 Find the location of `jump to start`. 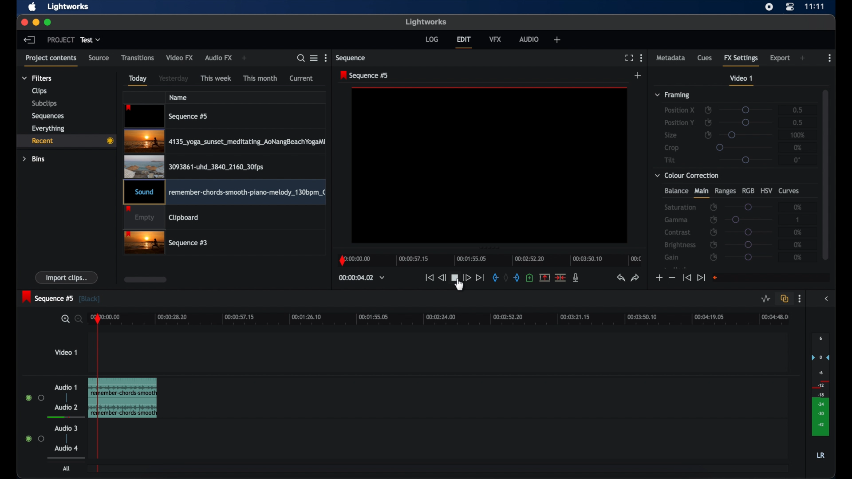

jump to start is located at coordinates (687, 278).